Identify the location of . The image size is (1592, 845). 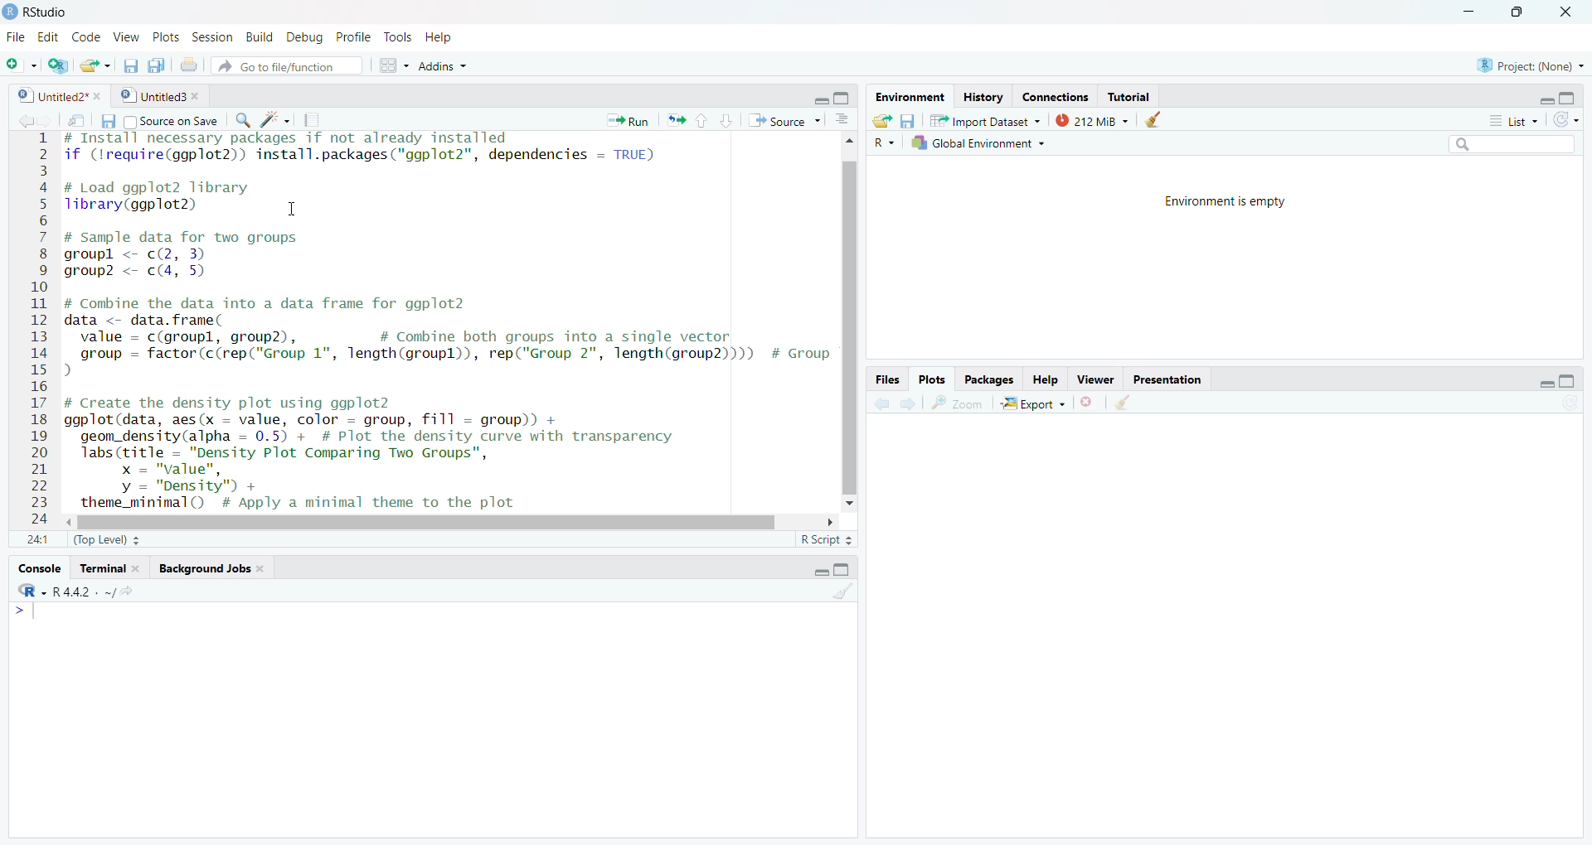
(849, 119).